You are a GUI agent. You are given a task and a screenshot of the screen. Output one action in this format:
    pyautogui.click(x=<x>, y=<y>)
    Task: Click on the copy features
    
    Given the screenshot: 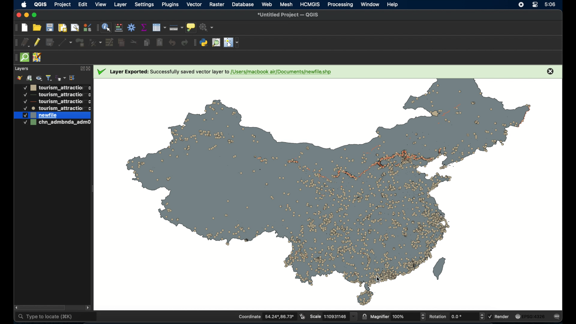 What is the action you would take?
    pyautogui.click(x=146, y=43)
    